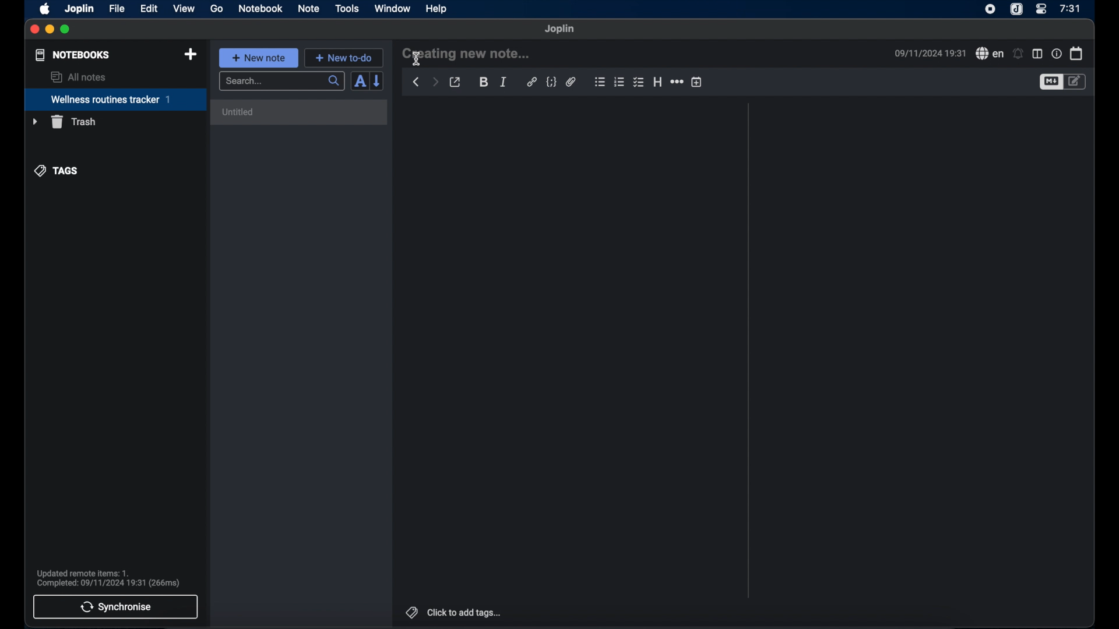 This screenshot has width=1119, height=629. Describe the element at coordinates (696, 82) in the screenshot. I see `insert time` at that location.